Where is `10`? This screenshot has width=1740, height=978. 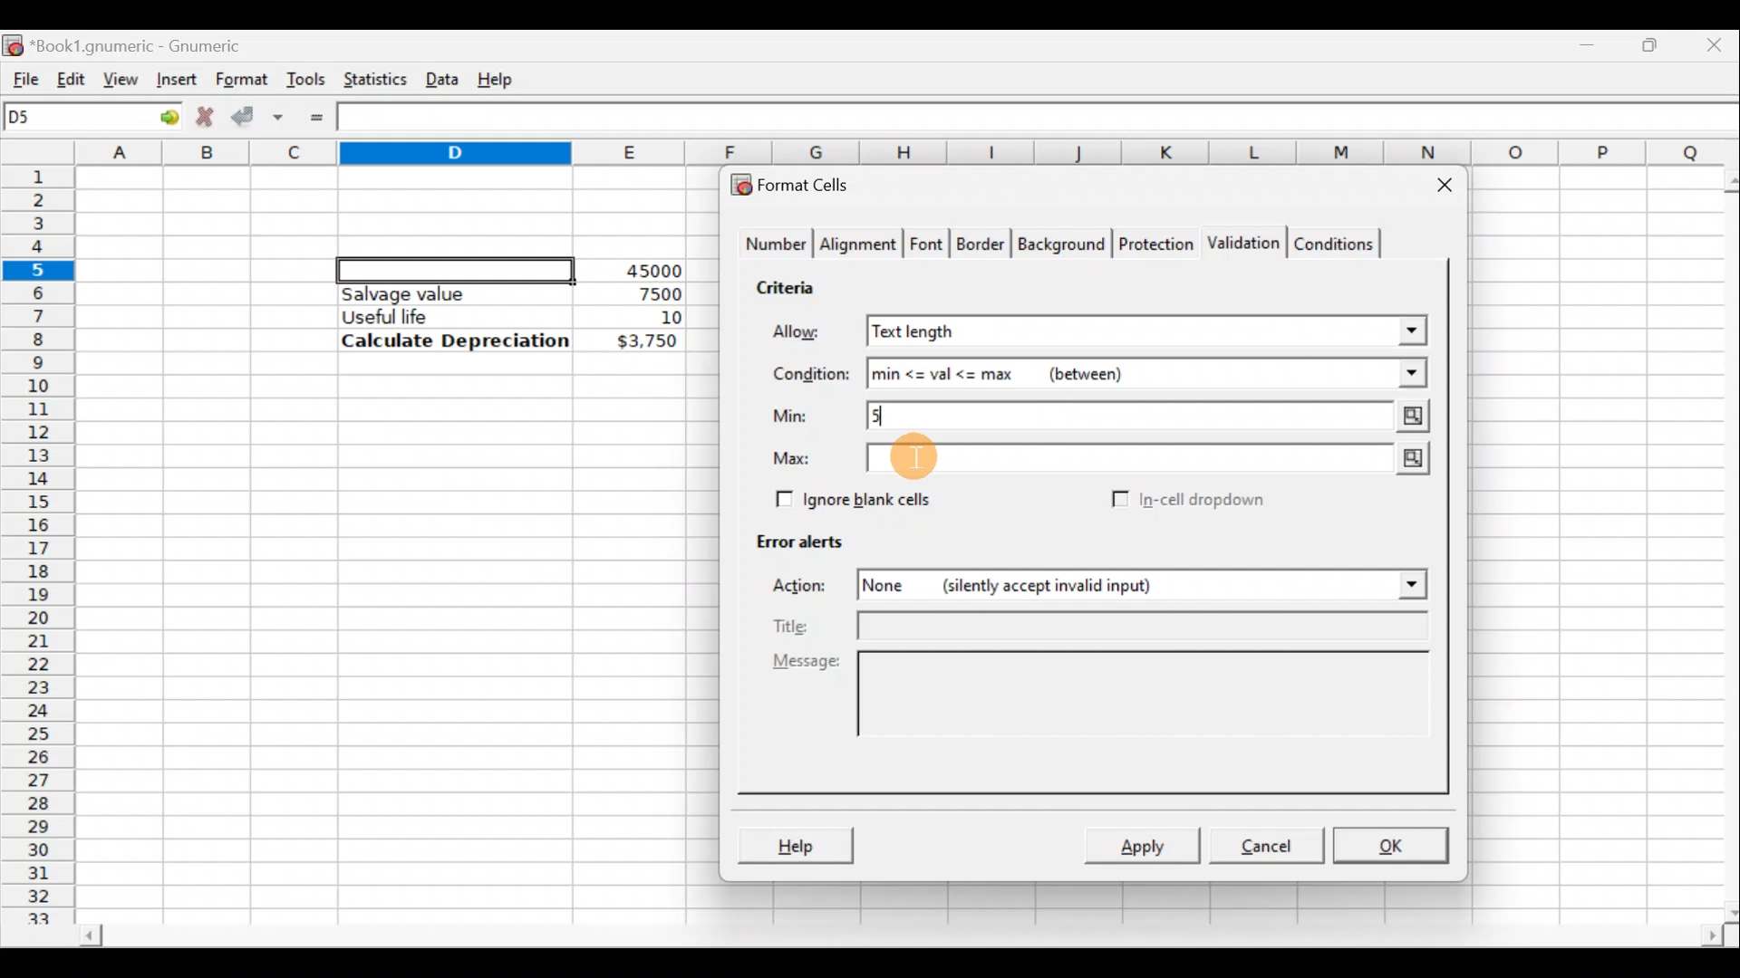 10 is located at coordinates (649, 318).